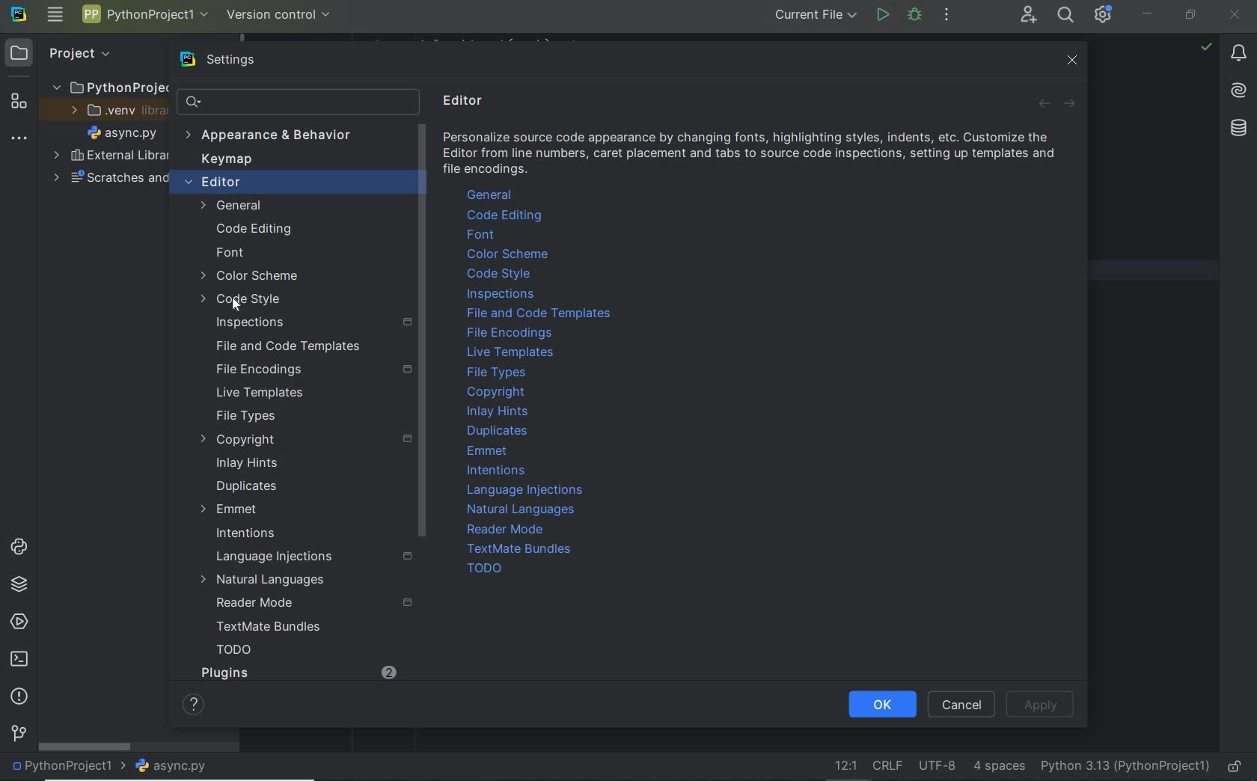  What do you see at coordinates (483, 568) in the screenshot?
I see `TODO` at bounding box center [483, 568].